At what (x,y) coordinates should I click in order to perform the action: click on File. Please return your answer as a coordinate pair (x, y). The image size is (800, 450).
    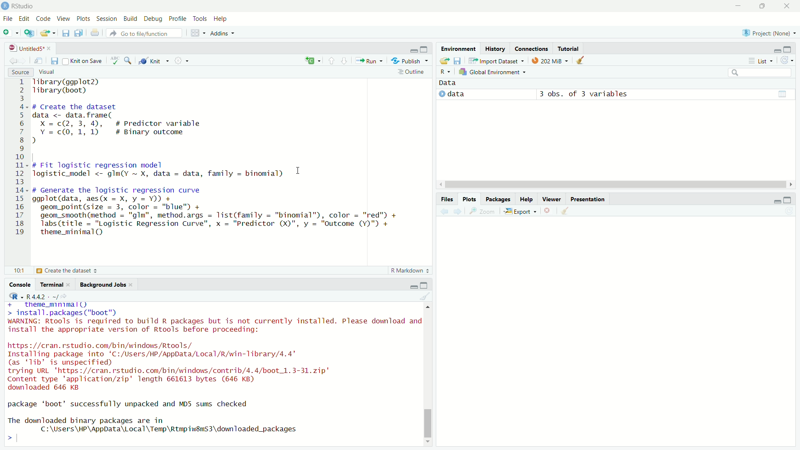
    Looking at the image, I should click on (8, 18).